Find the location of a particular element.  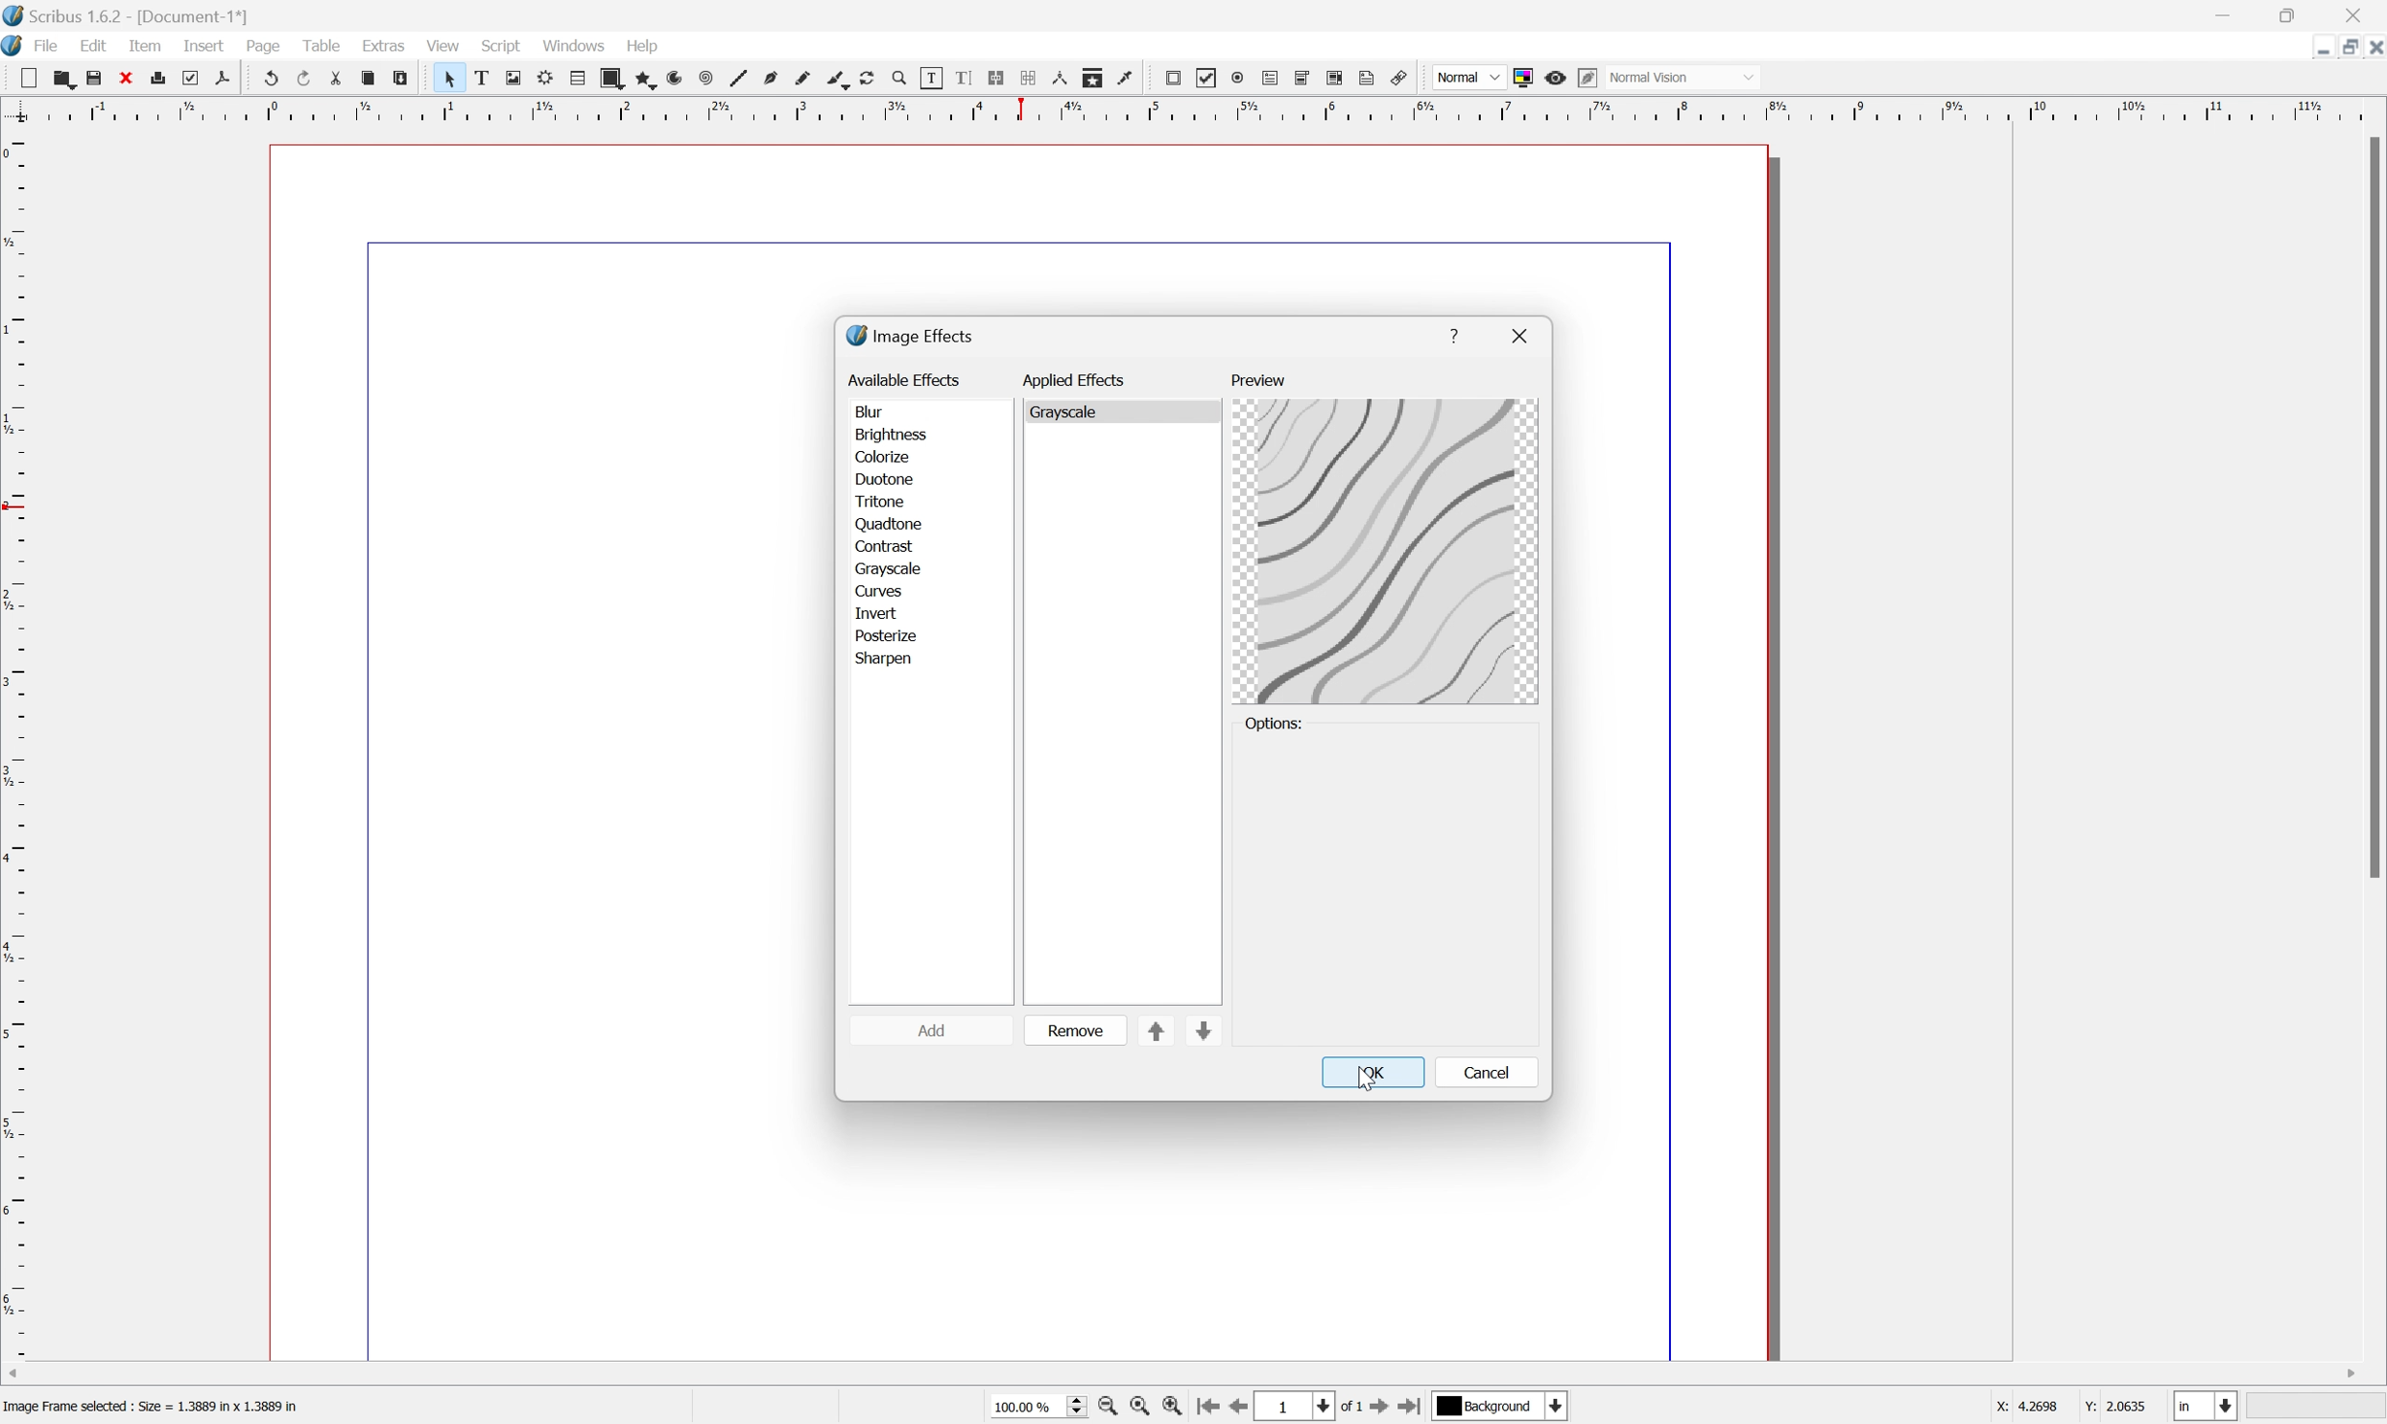

Text frame is located at coordinates (490, 77).